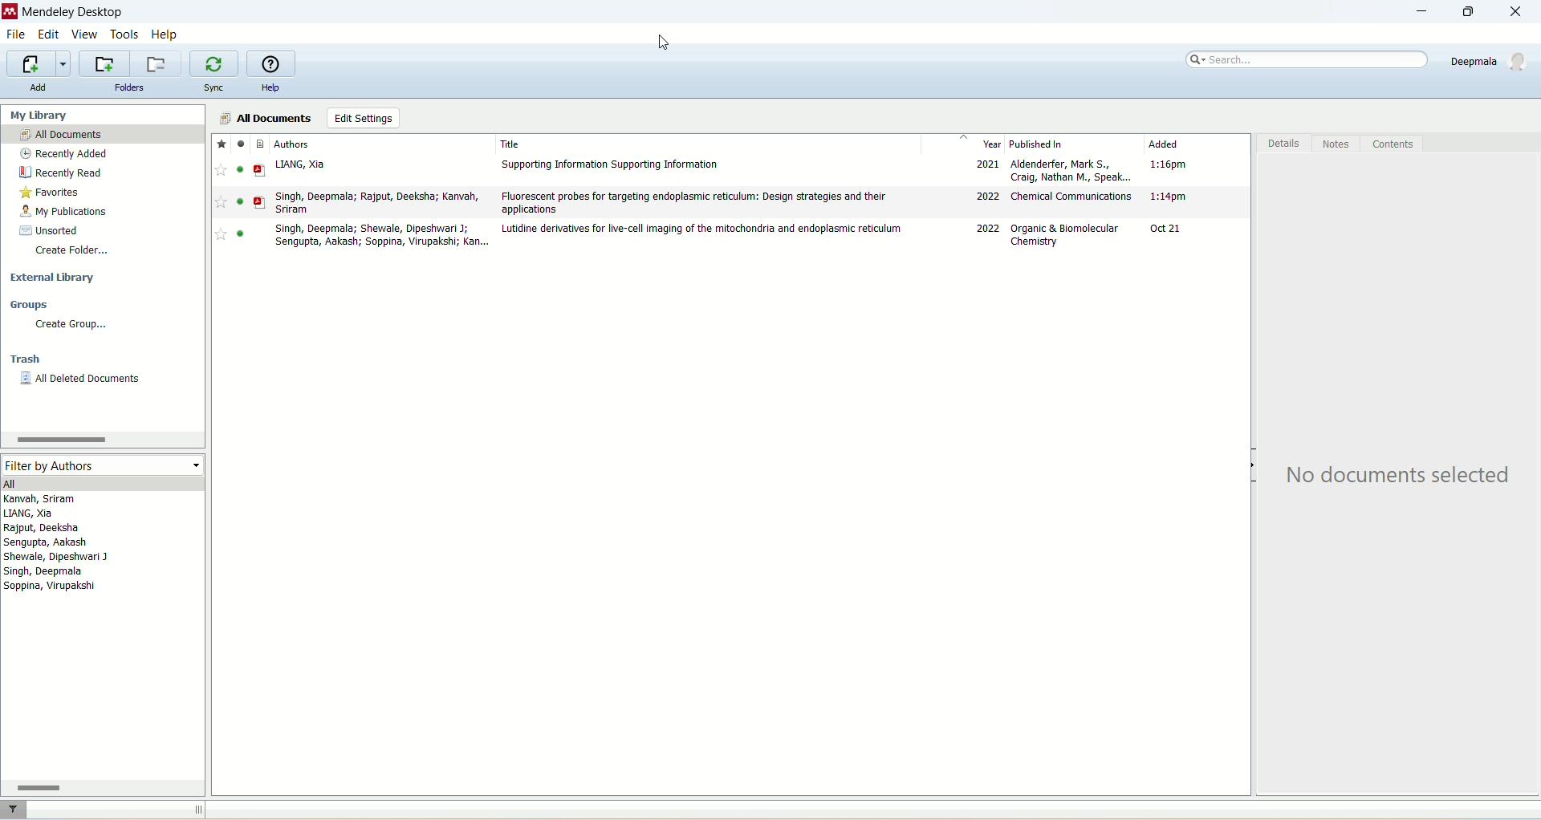 The height and width of the screenshot is (820, 1541). What do you see at coordinates (382, 233) in the screenshot?
I see `Singh, Deepmala; Shewale, Dipeshwari J; Sengupta, Aakash; Soppina, Virupakshi; Kan...` at bounding box center [382, 233].